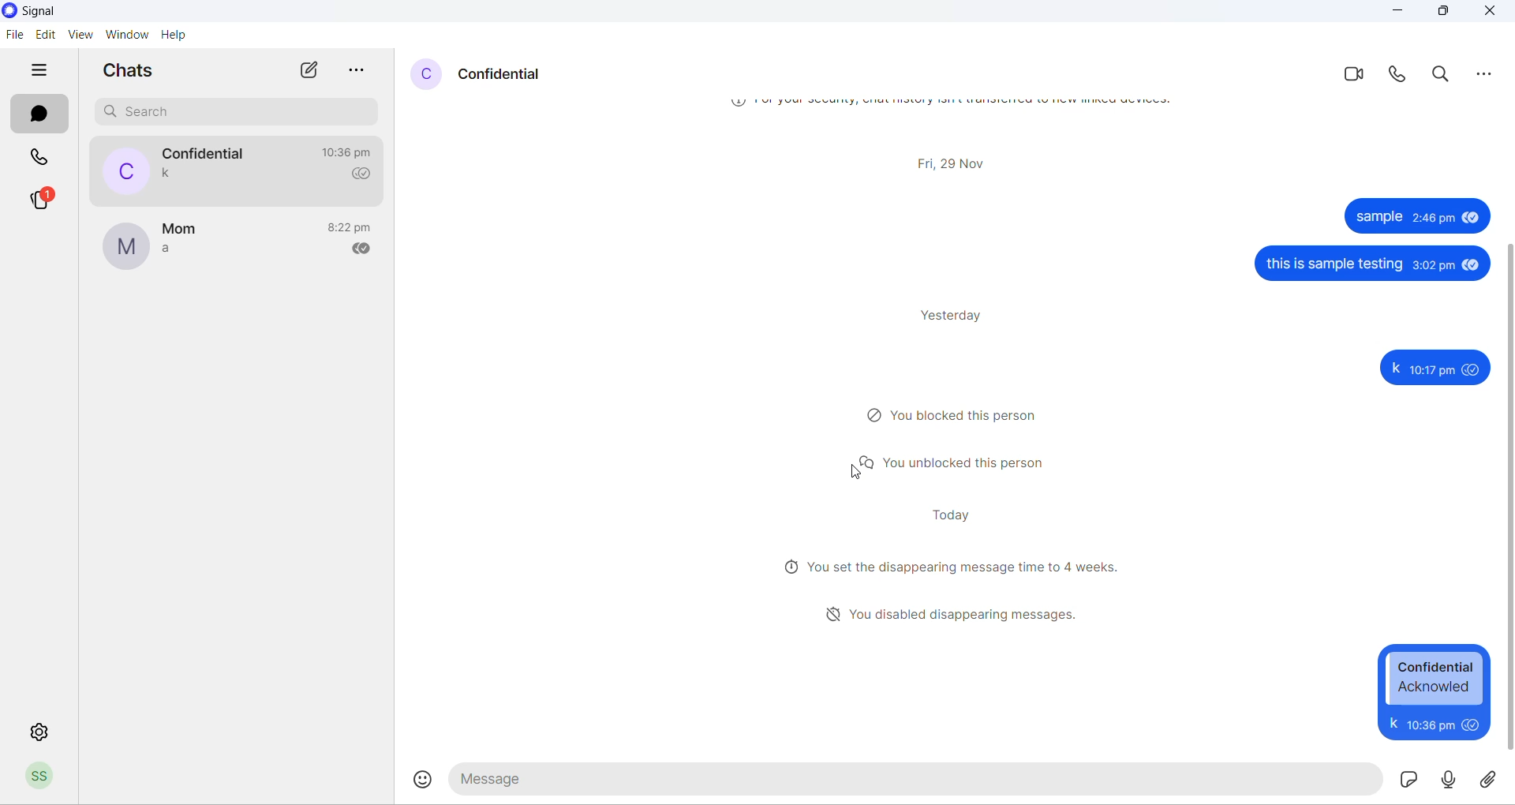  I want to click on 10:17 pm, so click(1433, 724).